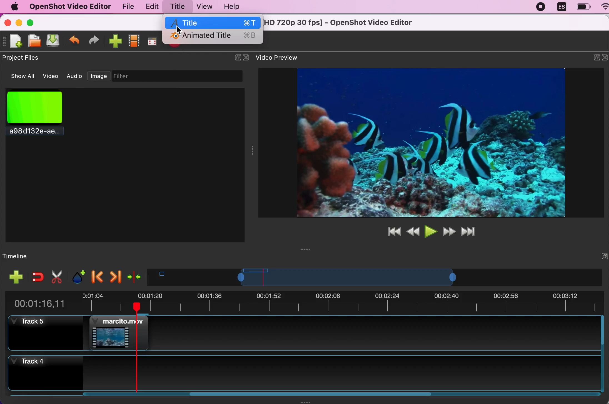 This screenshot has height=404, width=609. Describe the element at coordinates (14, 6) in the screenshot. I see `mac logo` at that location.